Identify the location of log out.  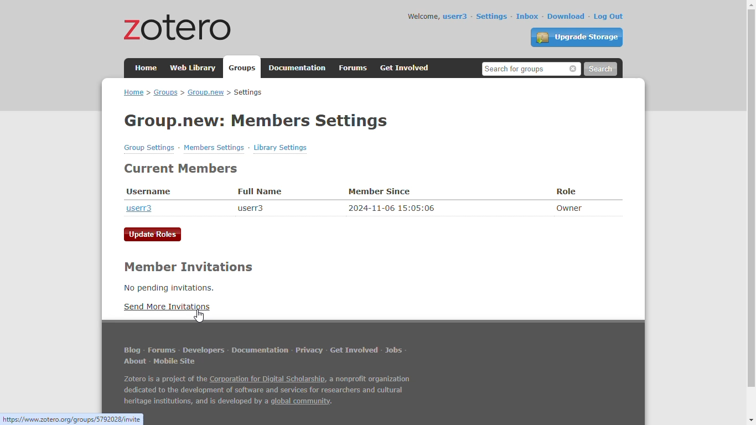
(609, 17).